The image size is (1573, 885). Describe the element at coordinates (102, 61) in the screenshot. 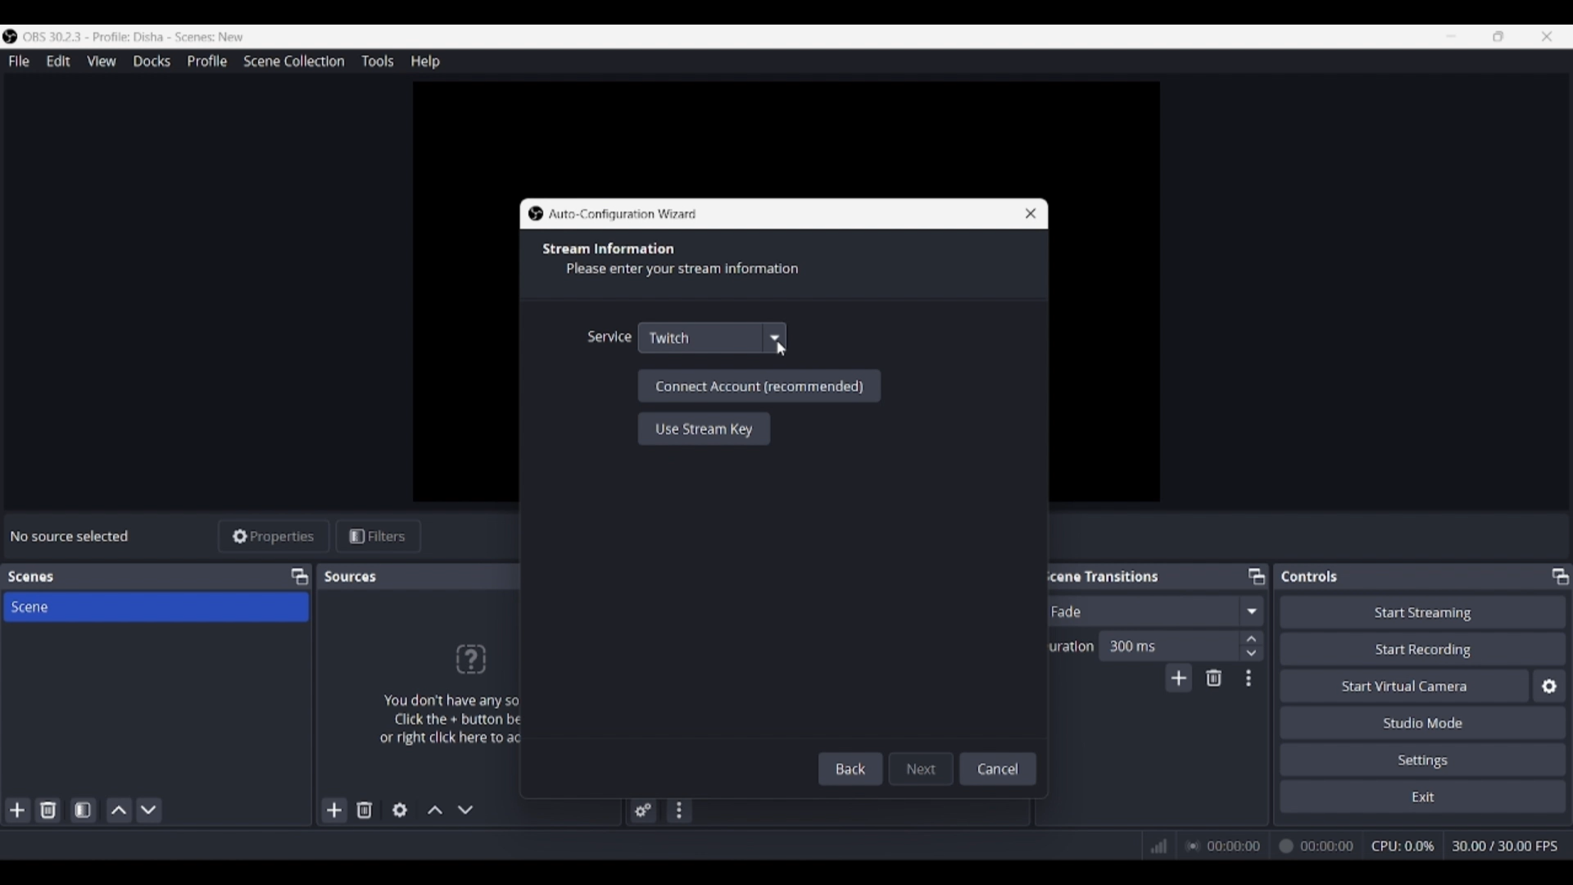

I see `View menu` at that location.